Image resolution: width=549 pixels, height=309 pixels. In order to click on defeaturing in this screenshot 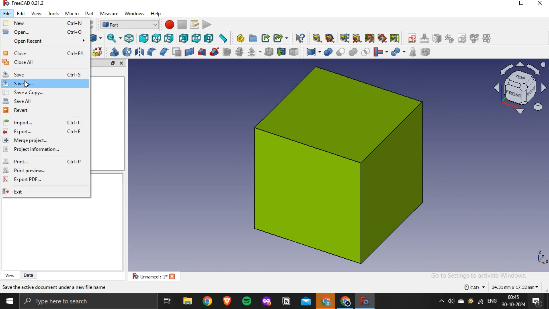, I will do `click(426, 52)`.